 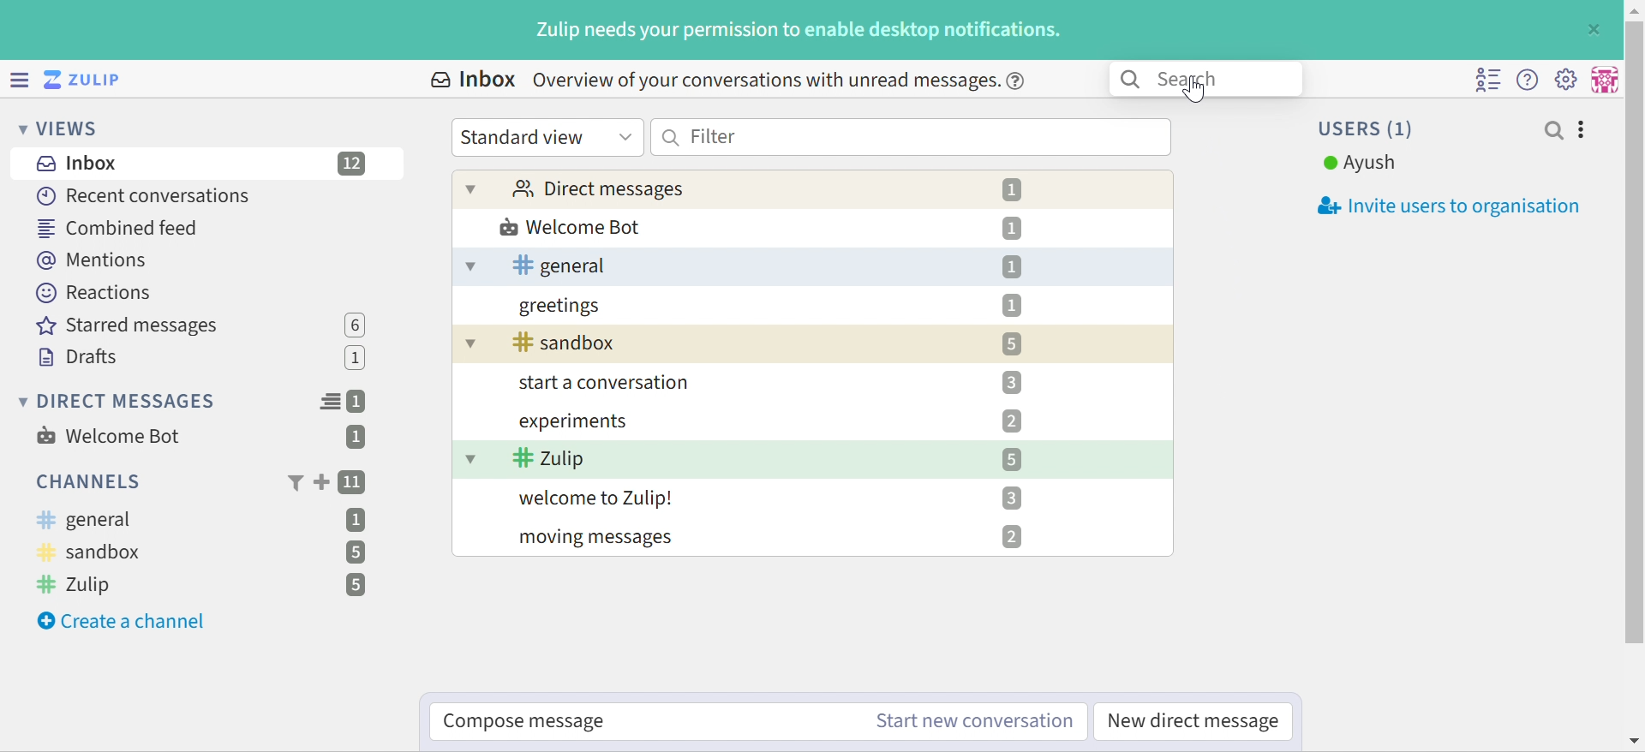 I want to click on # Zulip, so click(x=81, y=586).